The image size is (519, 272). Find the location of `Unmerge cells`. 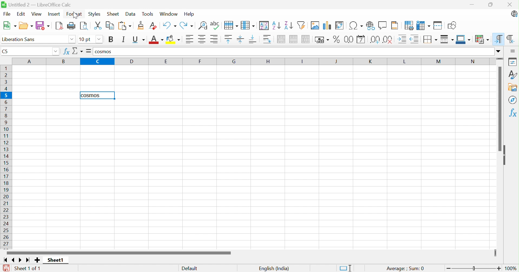

Unmerge cells is located at coordinates (306, 39).